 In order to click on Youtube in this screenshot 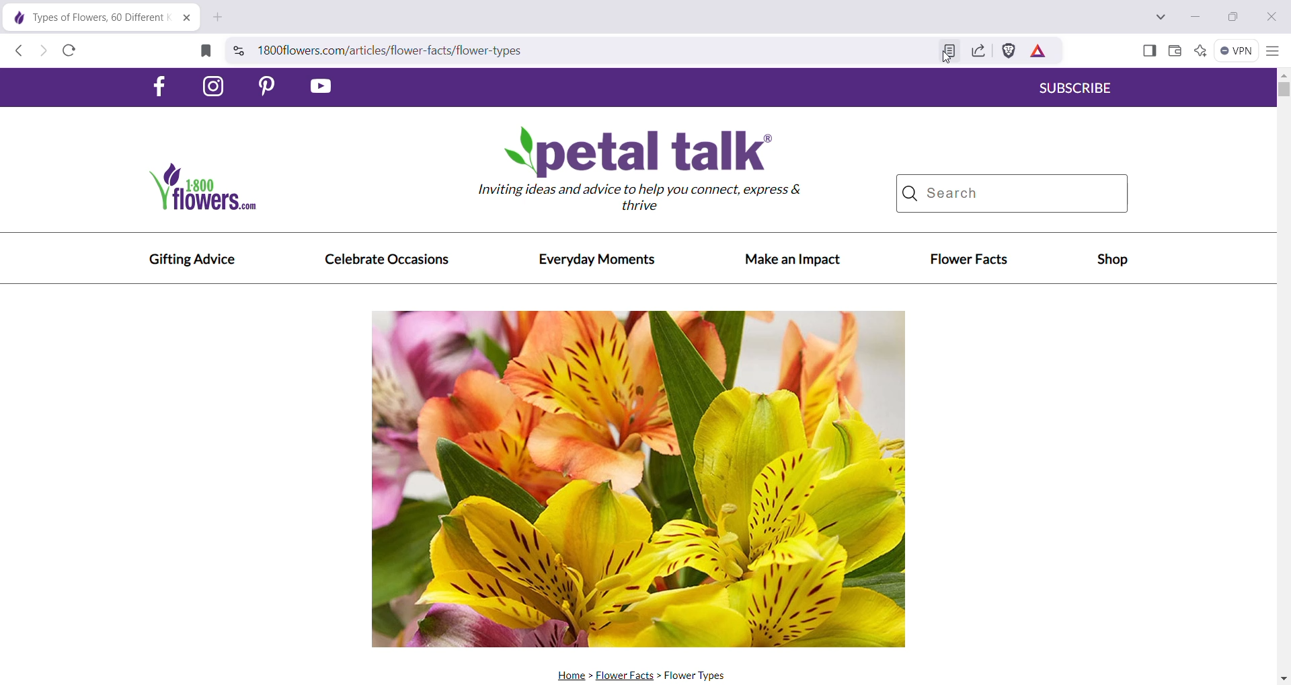, I will do `click(322, 86)`.